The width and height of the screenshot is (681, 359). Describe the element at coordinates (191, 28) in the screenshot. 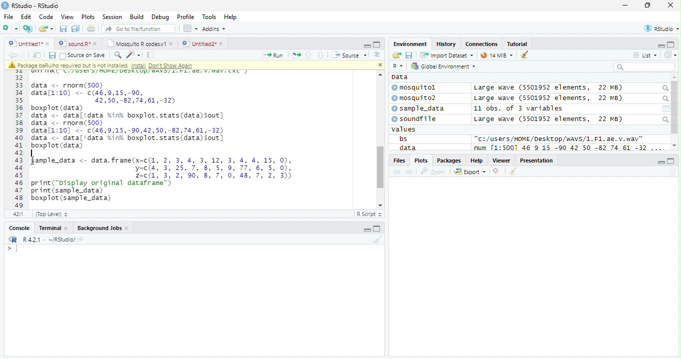

I see `workspace panes` at that location.